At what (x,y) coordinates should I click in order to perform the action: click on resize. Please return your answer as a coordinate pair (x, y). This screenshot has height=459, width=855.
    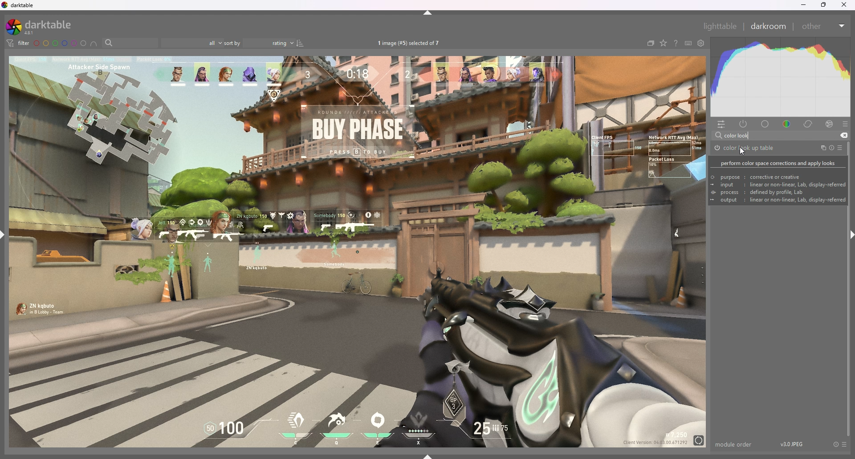
    Looking at the image, I should click on (823, 5).